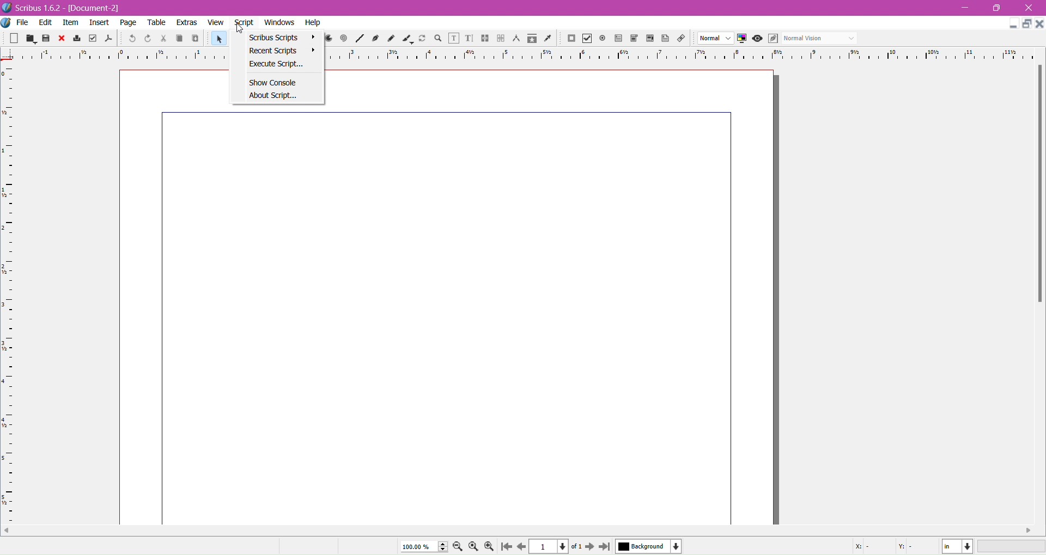 The image size is (1046, 555). I want to click on Zoom and Pan, so click(437, 39).